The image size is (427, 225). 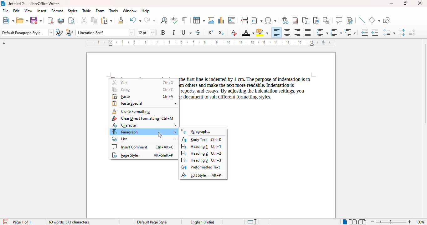 What do you see at coordinates (199, 20) in the screenshot?
I see `table` at bounding box center [199, 20].